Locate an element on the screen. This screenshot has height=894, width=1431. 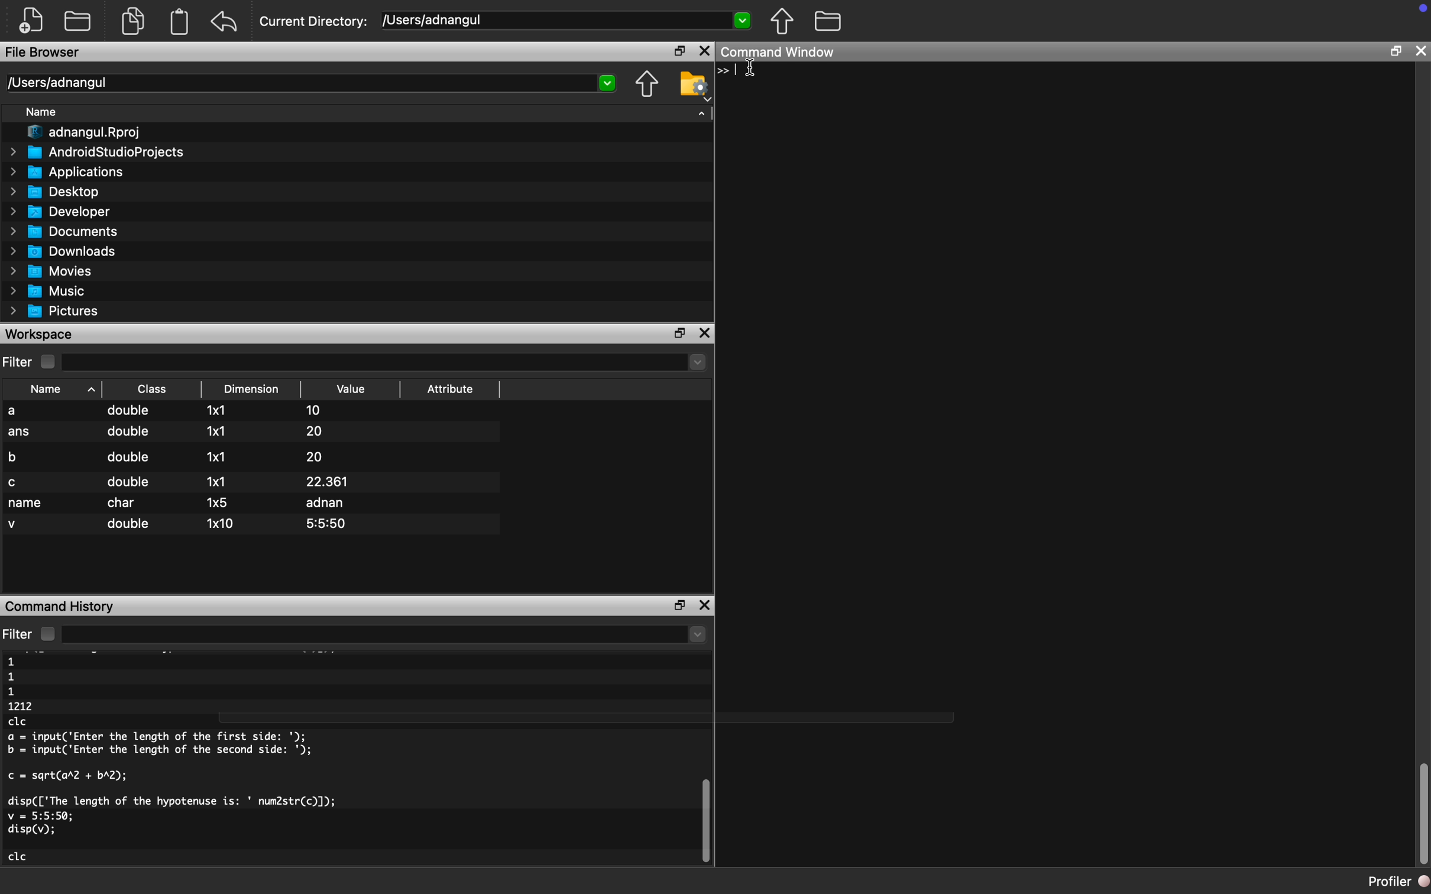
Command Window is located at coordinates (776, 51).